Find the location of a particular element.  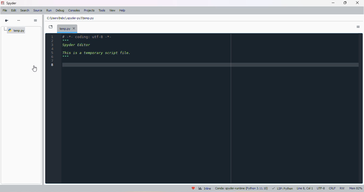

search is located at coordinates (25, 11).